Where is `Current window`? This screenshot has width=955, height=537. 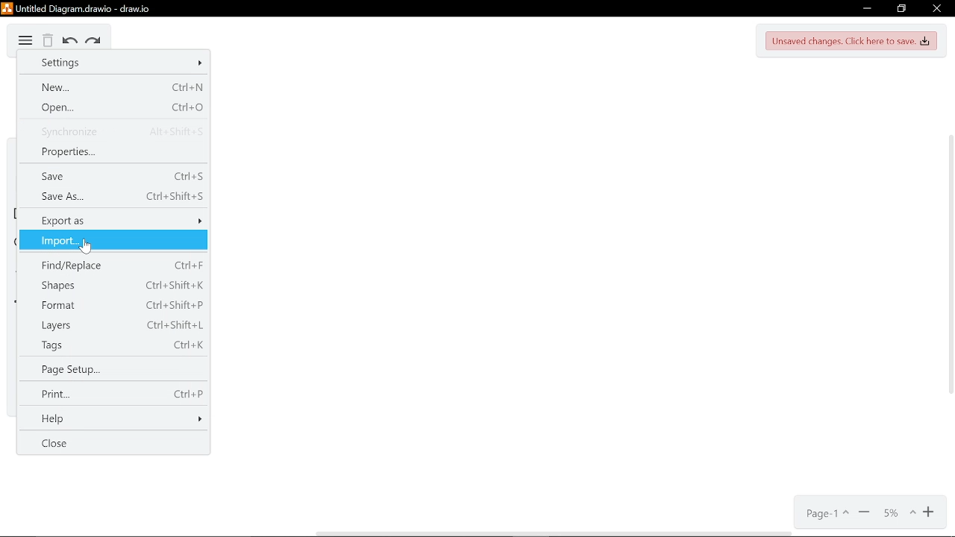
Current window is located at coordinates (88, 8).